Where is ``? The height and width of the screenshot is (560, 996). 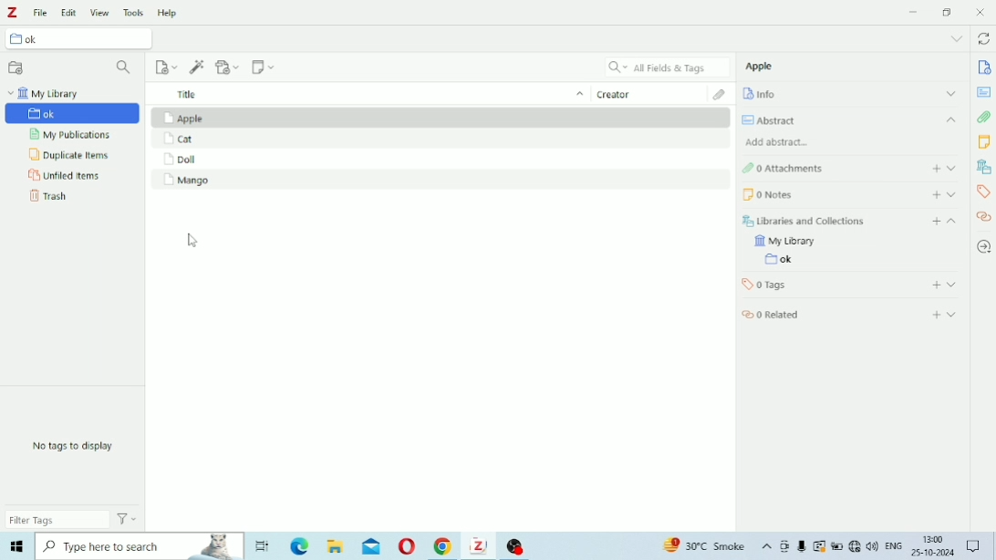  is located at coordinates (828, 546).